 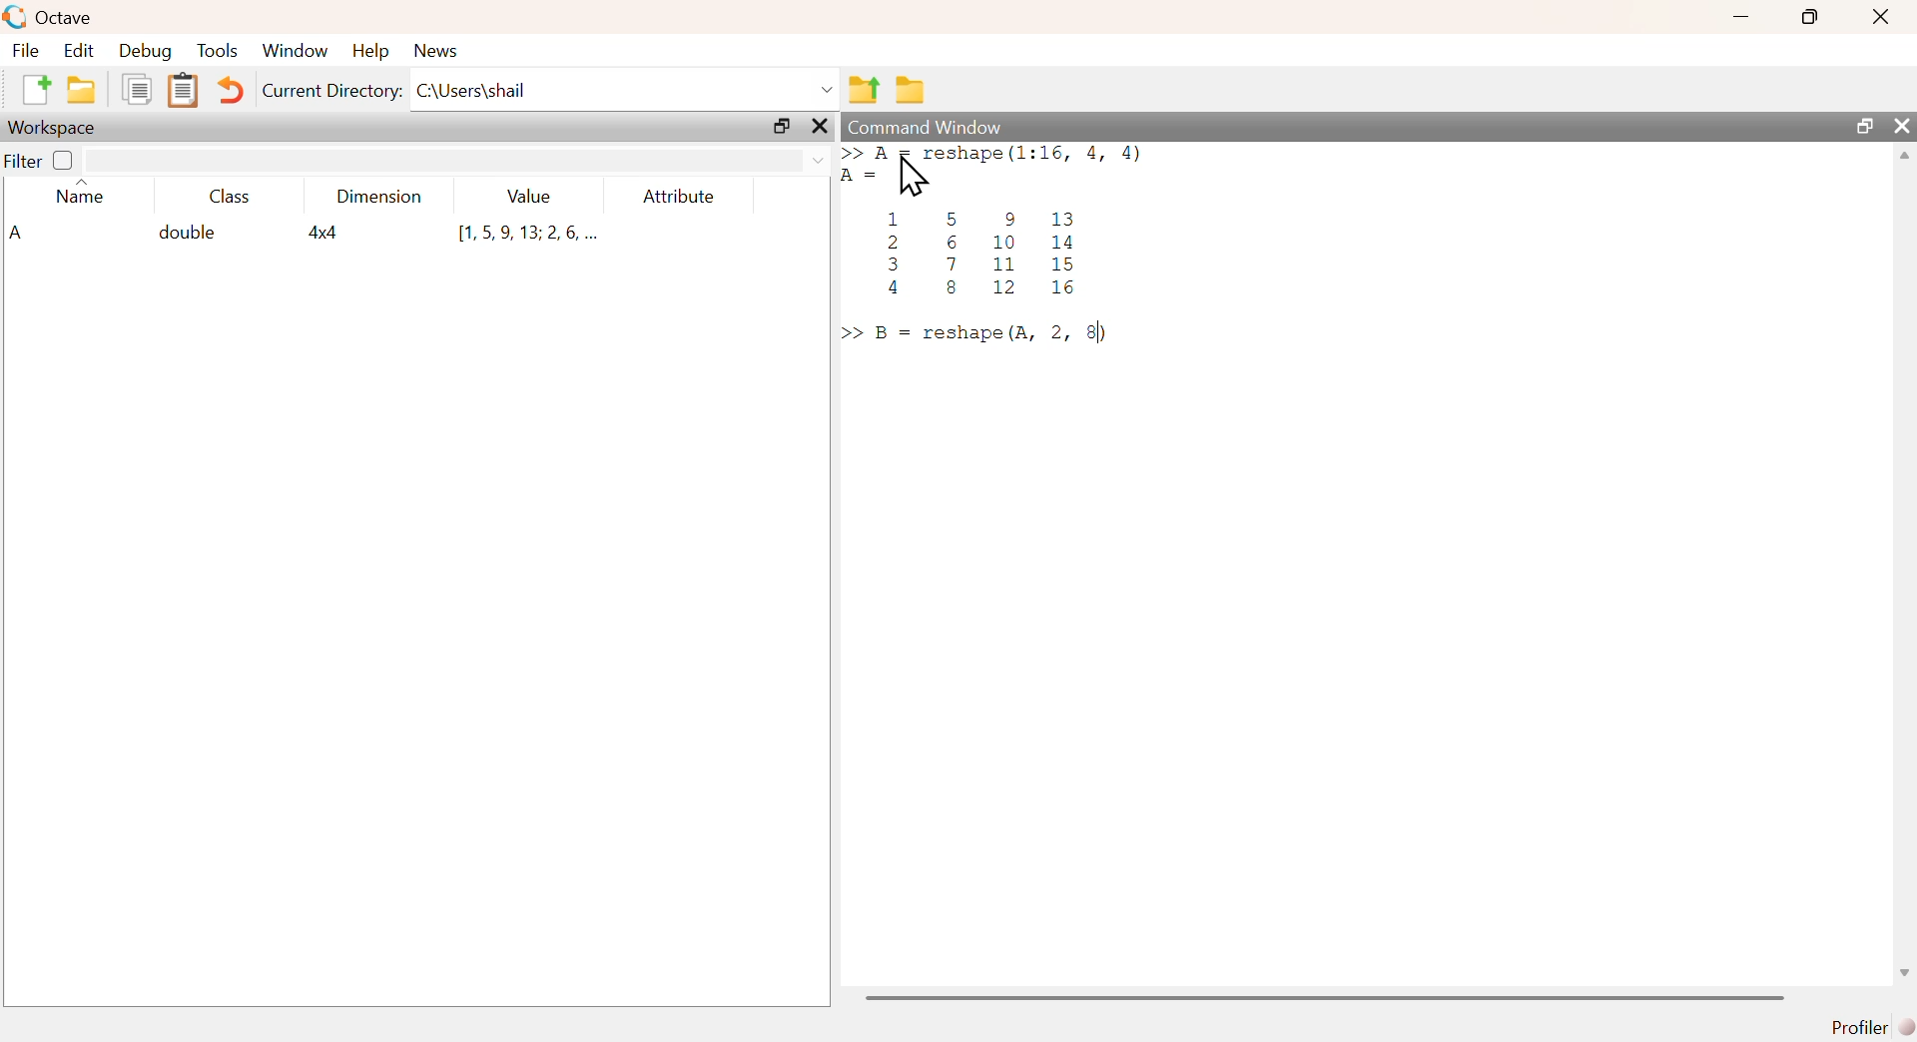 What do you see at coordinates (1738, 19) in the screenshot?
I see `minimize` at bounding box center [1738, 19].